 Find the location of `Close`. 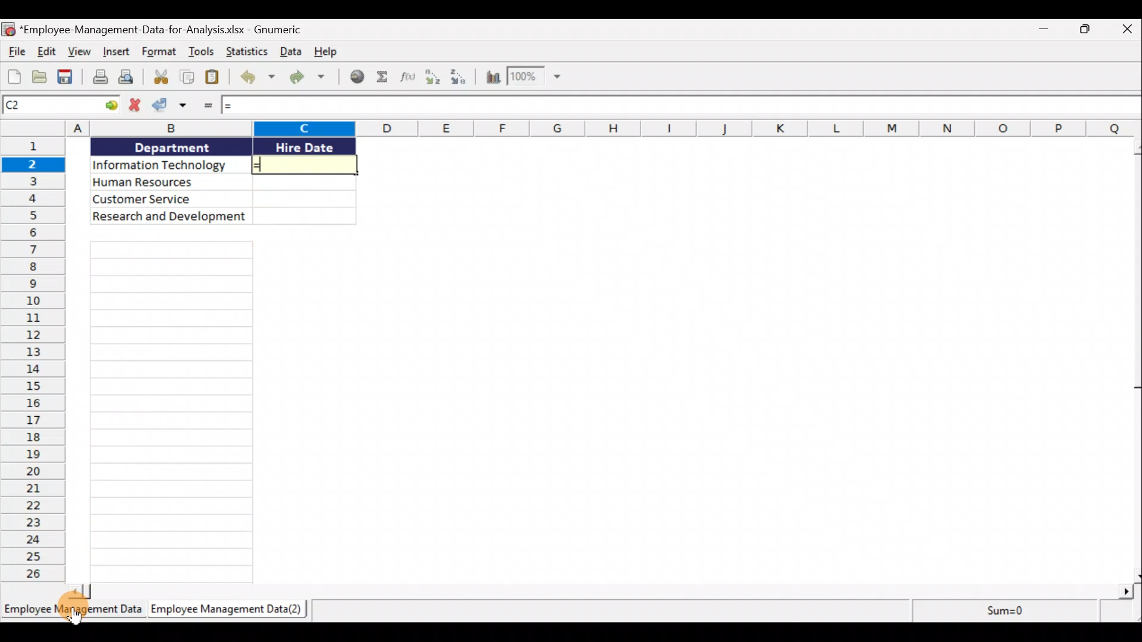

Close is located at coordinates (1128, 30).